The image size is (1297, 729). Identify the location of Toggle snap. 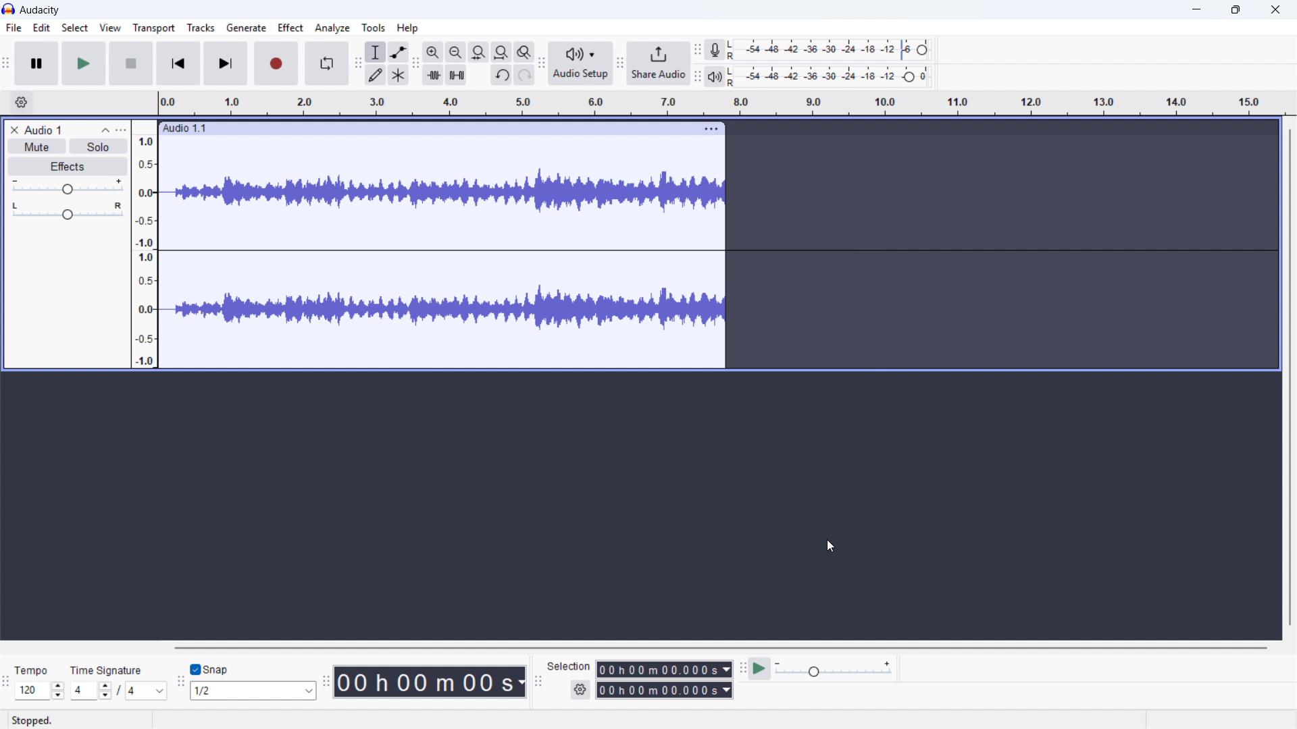
(209, 670).